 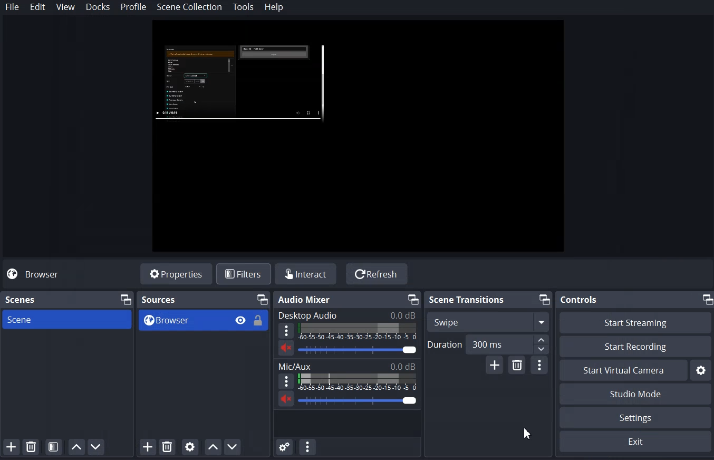 I want to click on Maximize, so click(x=544, y=299).